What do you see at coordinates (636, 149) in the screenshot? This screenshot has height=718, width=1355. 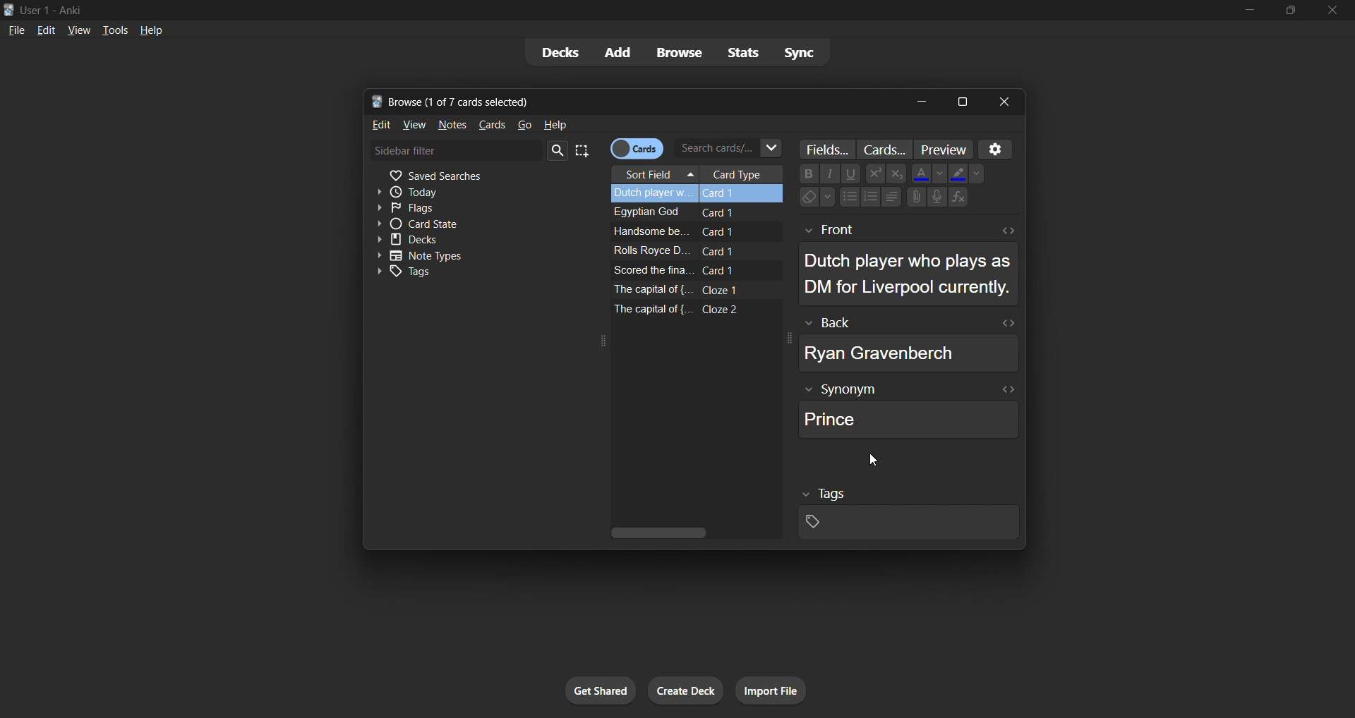 I see `cards/notes toggle` at bounding box center [636, 149].